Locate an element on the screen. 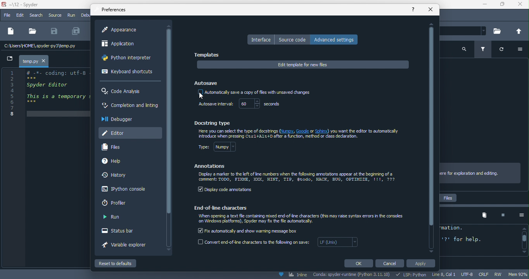 This screenshot has width=529, height=279. 60 sec is located at coordinates (262, 104).